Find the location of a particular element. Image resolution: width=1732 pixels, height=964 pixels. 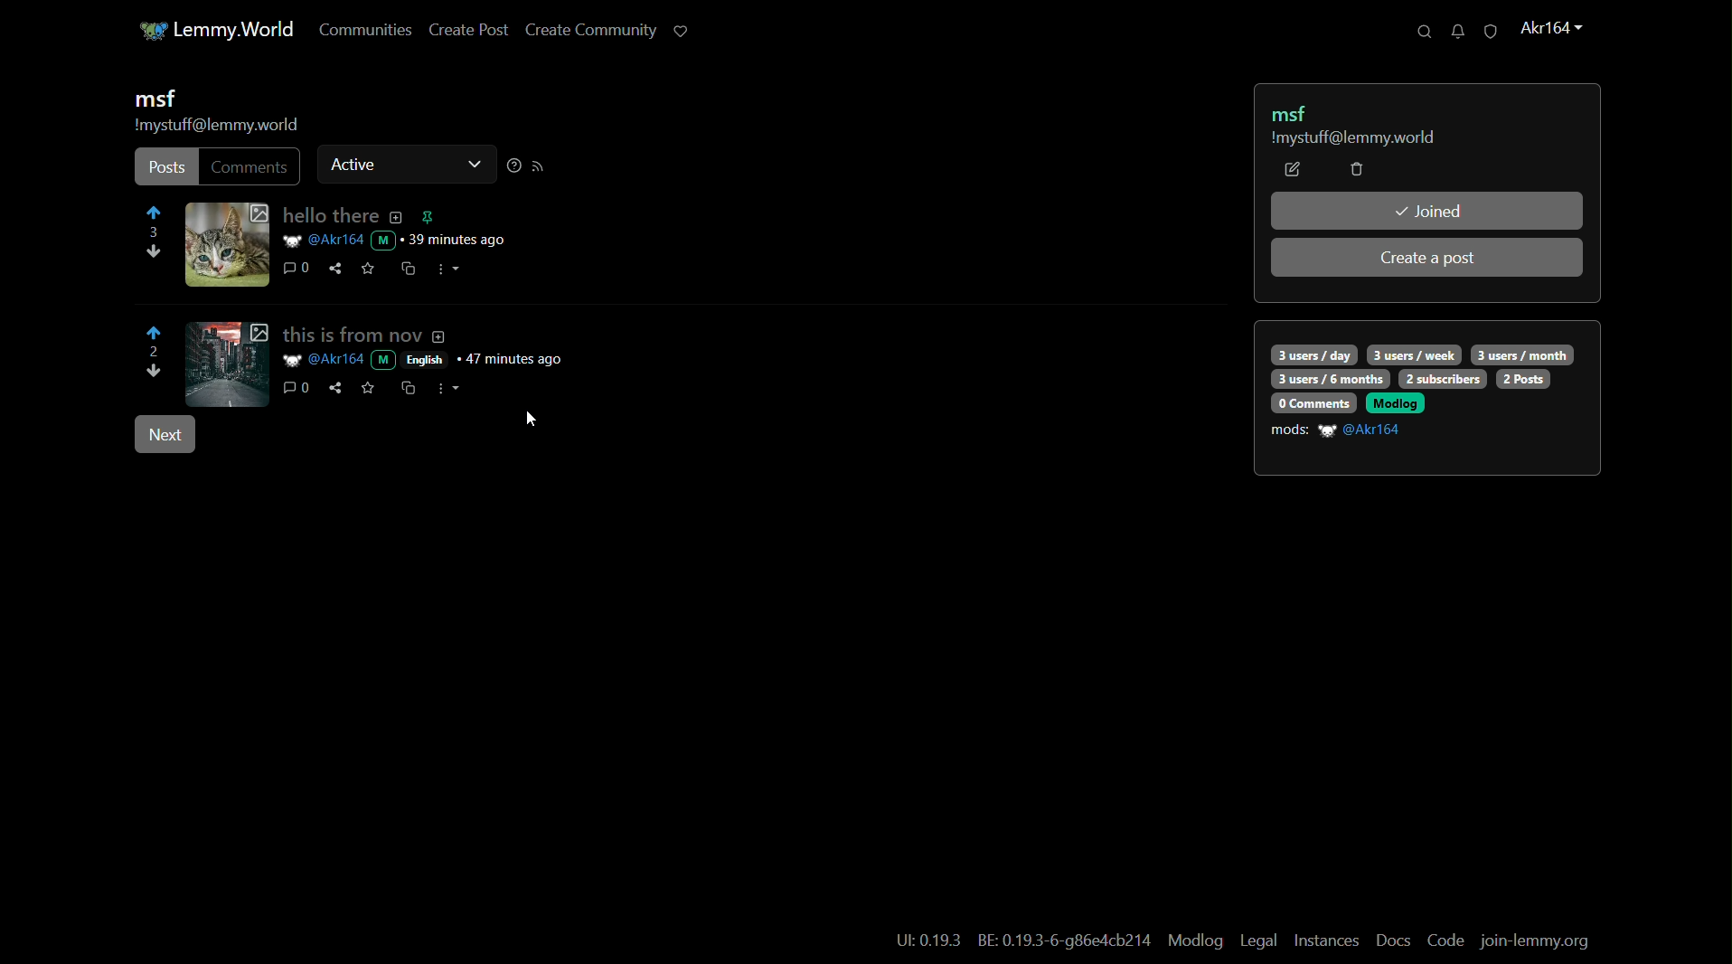

more is located at coordinates (449, 269).